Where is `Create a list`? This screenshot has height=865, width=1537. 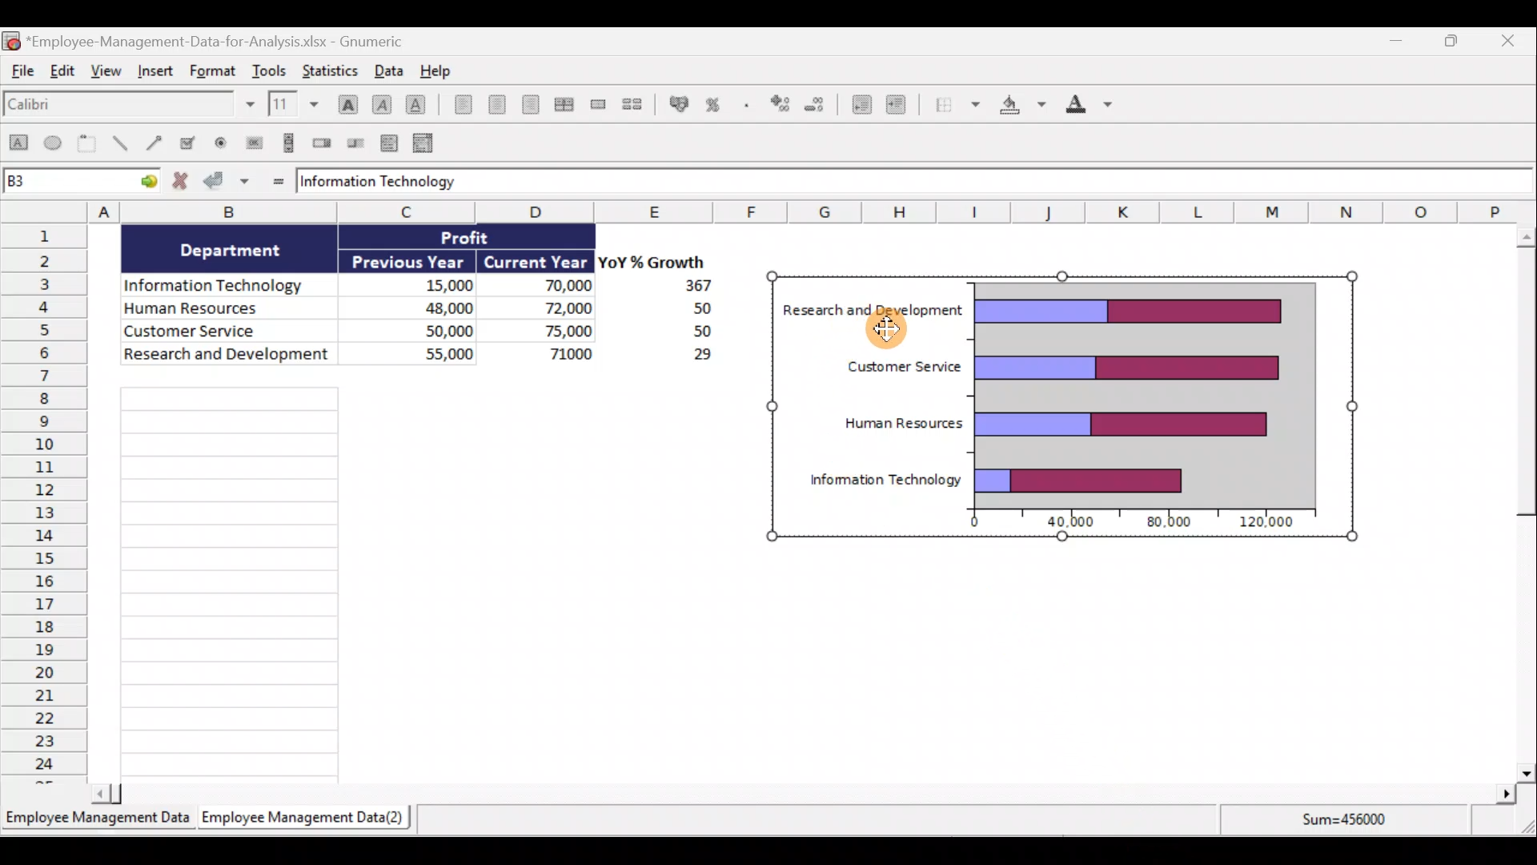 Create a list is located at coordinates (387, 145).